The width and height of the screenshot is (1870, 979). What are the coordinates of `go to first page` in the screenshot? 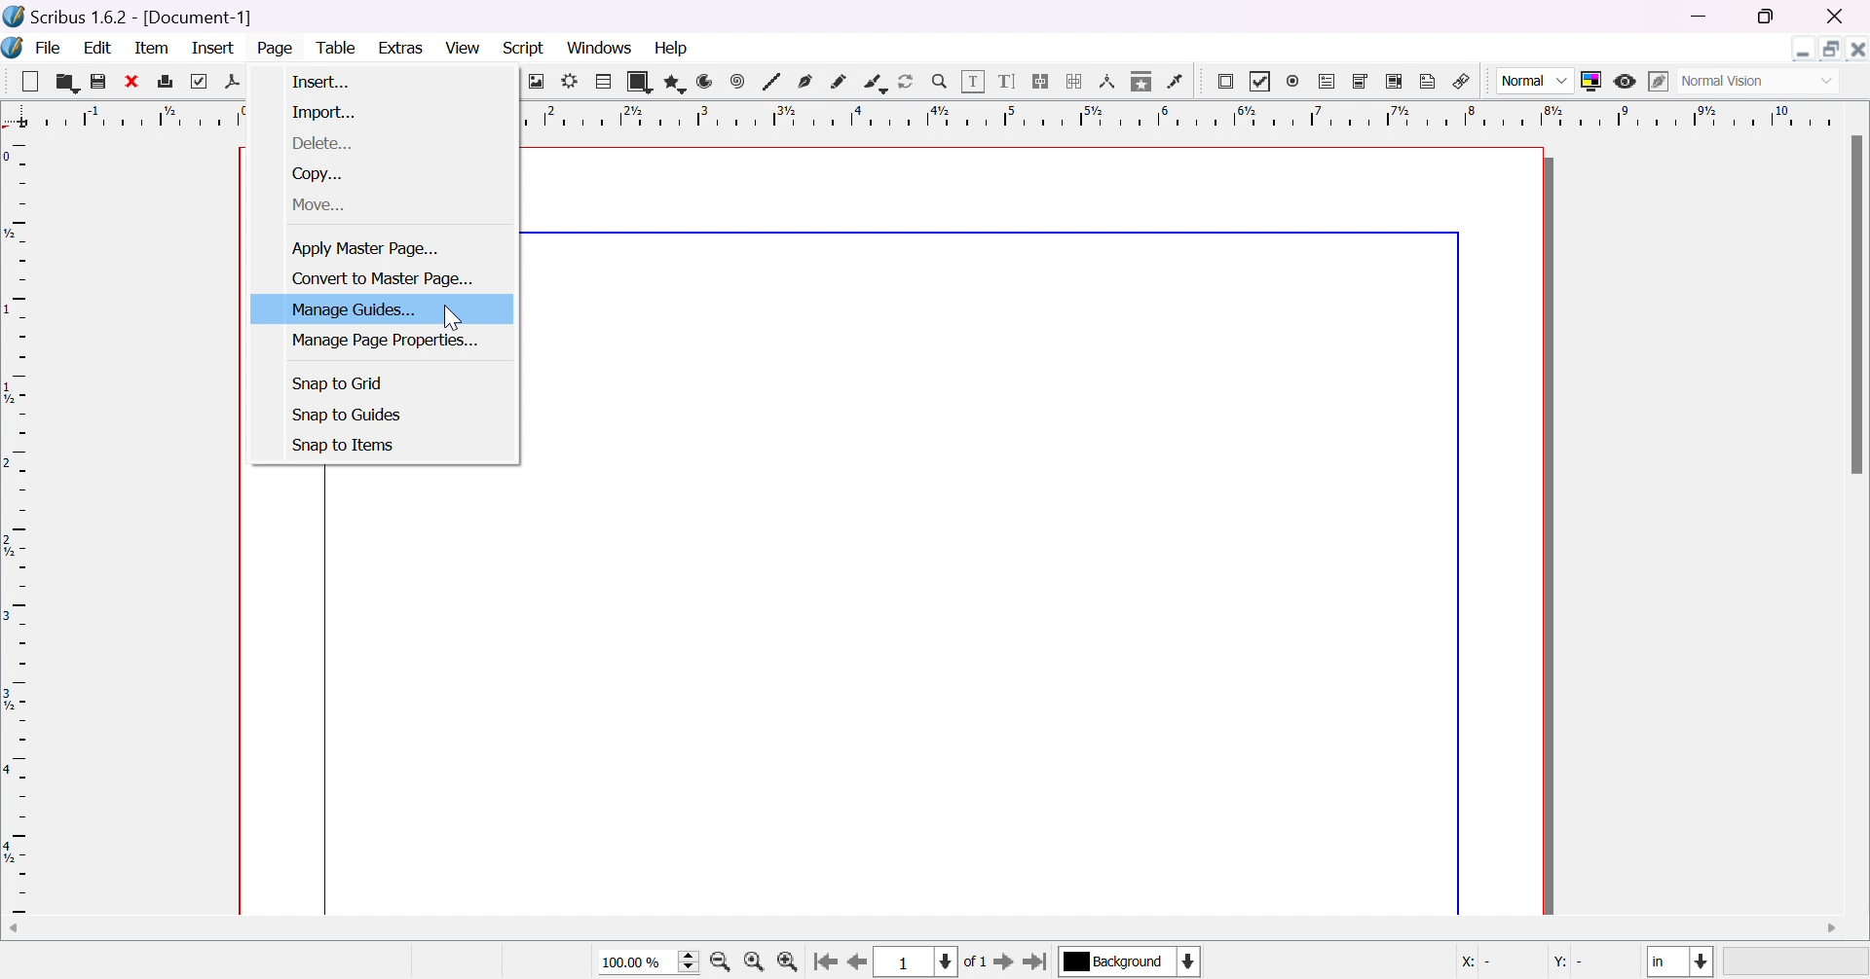 It's located at (824, 960).